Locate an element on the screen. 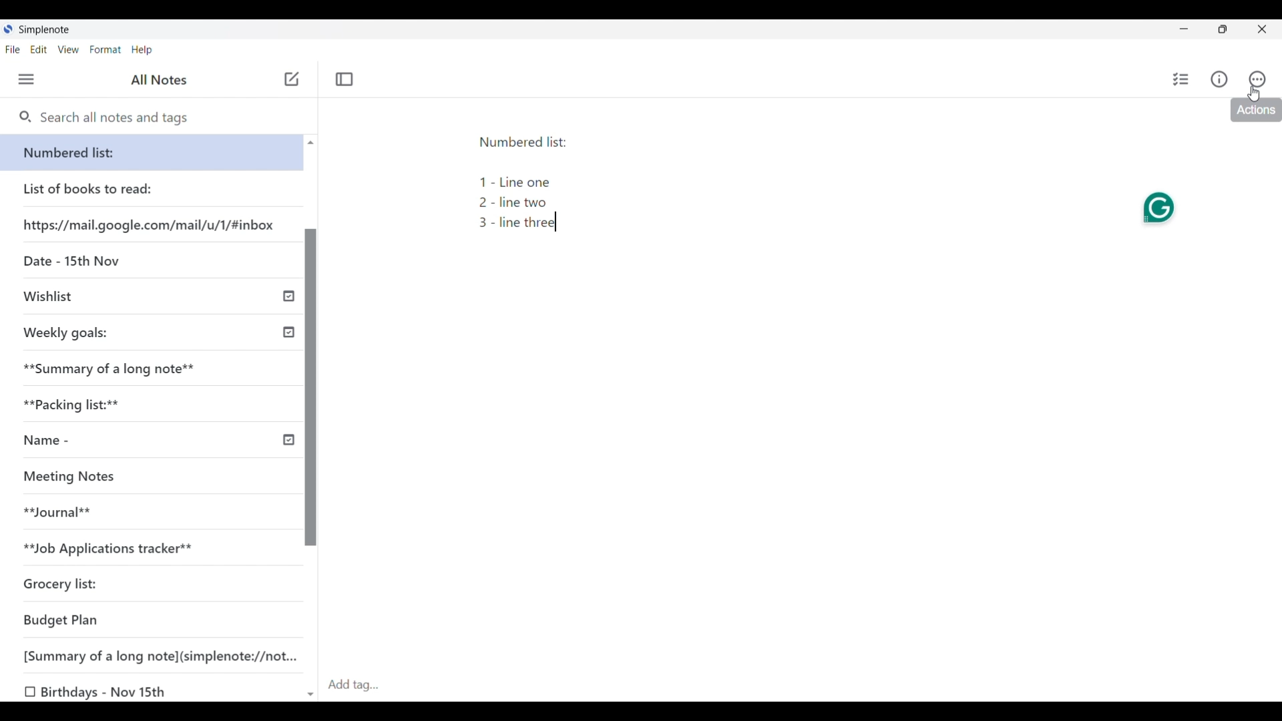  Packiacking list:** is located at coordinates (79, 407).